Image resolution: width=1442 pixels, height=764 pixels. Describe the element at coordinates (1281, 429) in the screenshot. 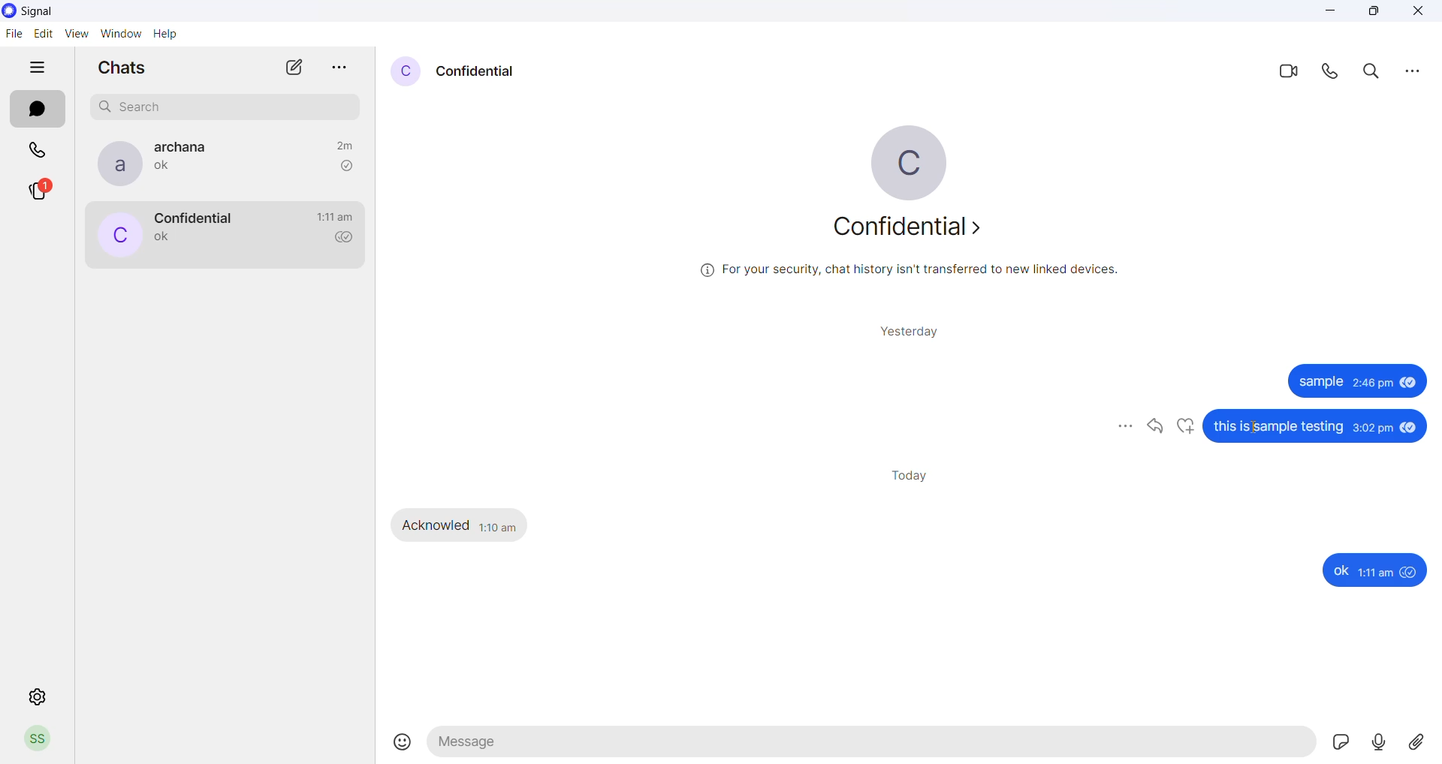

I see `this is sample testing` at that location.